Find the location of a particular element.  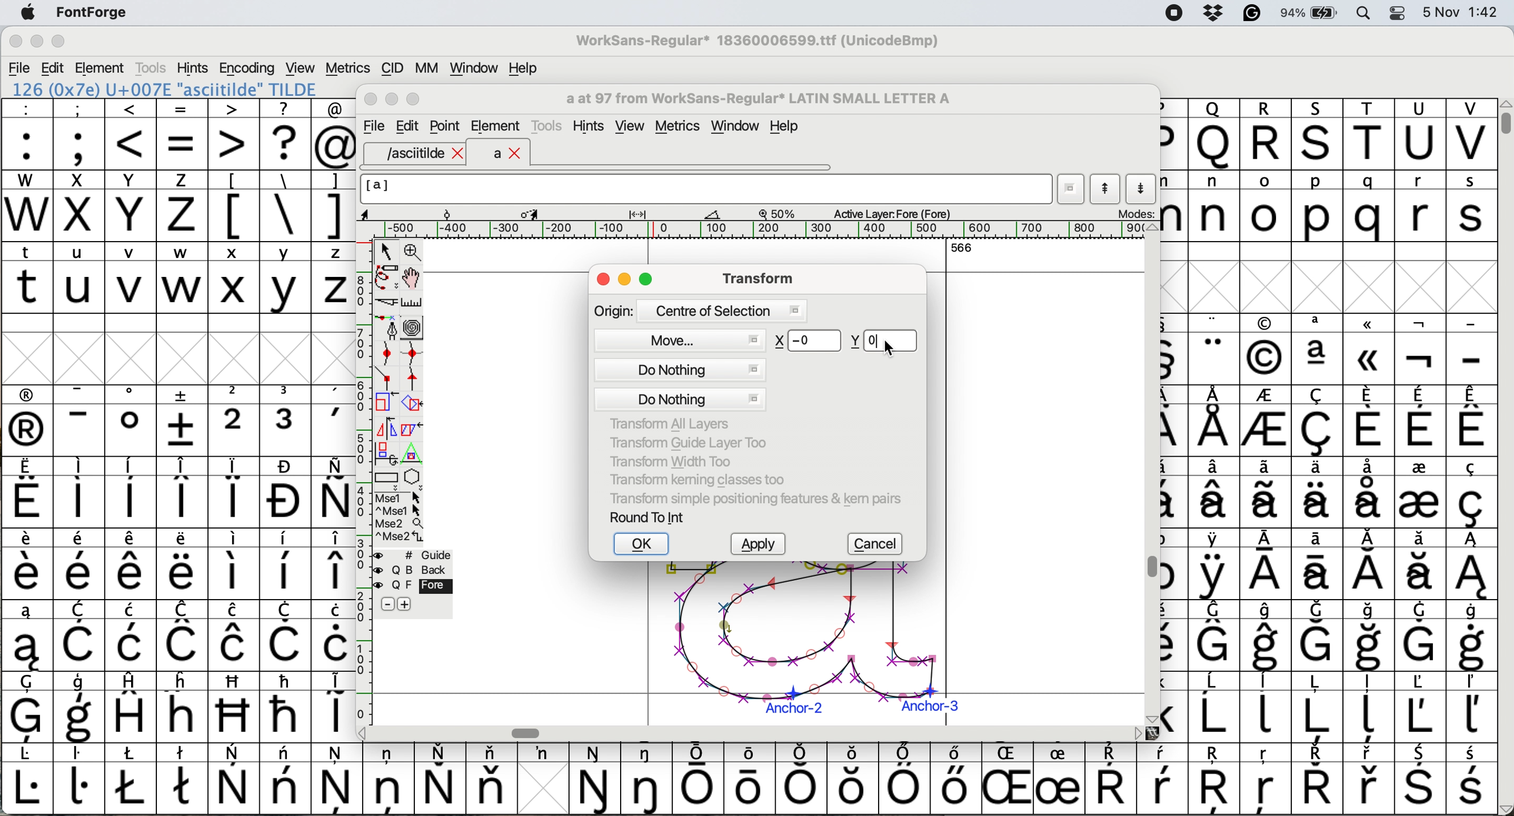

scale selection is located at coordinates (387, 402).